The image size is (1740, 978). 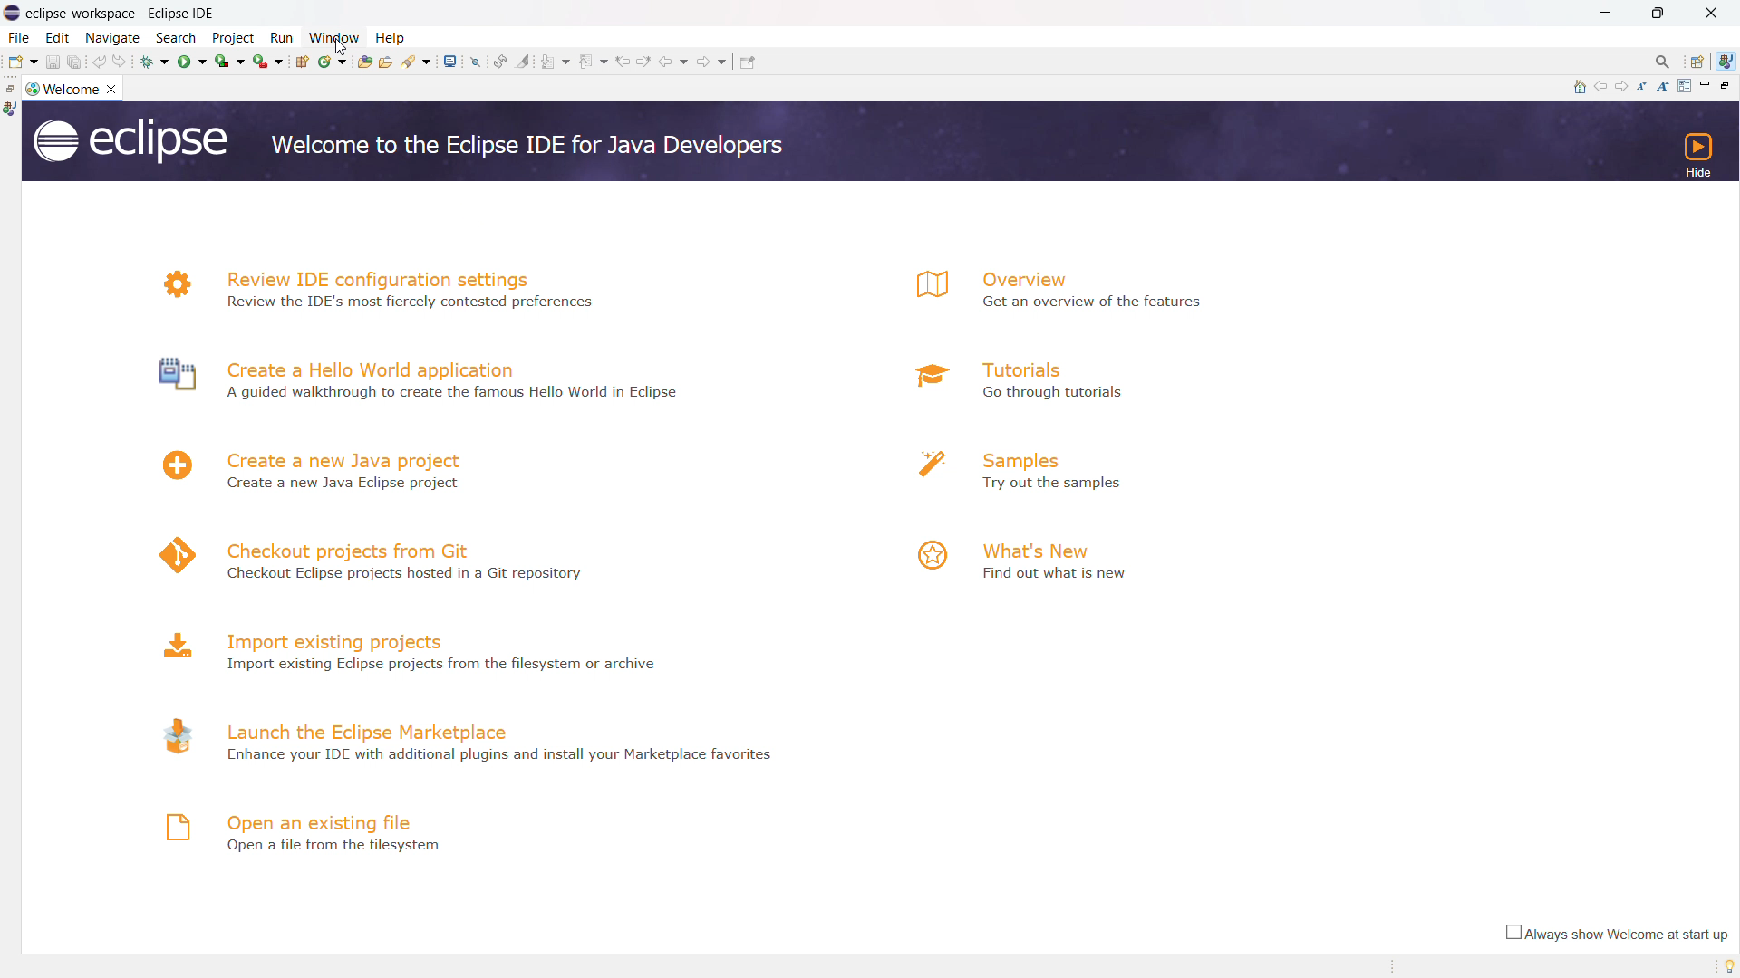 What do you see at coordinates (376, 276) in the screenshot?
I see `review IDE configuration settings` at bounding box center [376, 276].